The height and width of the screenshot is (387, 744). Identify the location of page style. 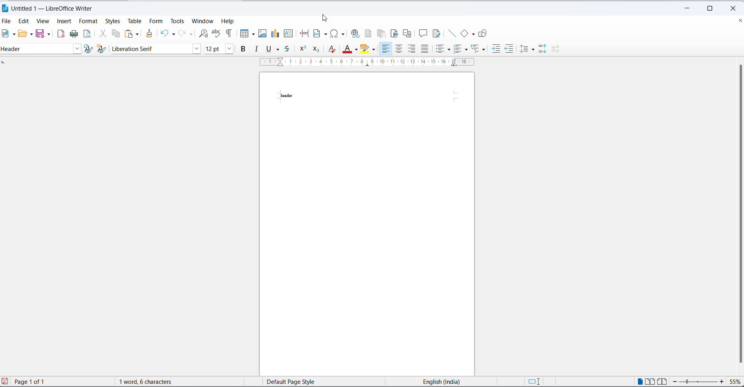
(300, 381).